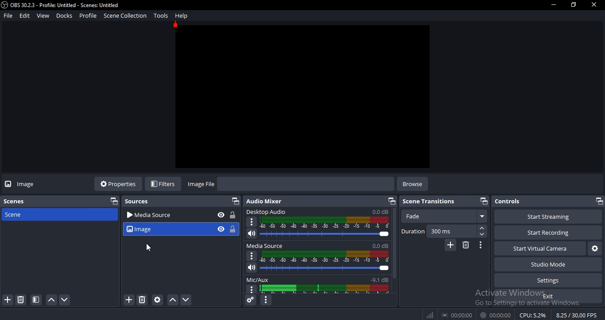  I want to click on desktop audio, so click(318, 212).